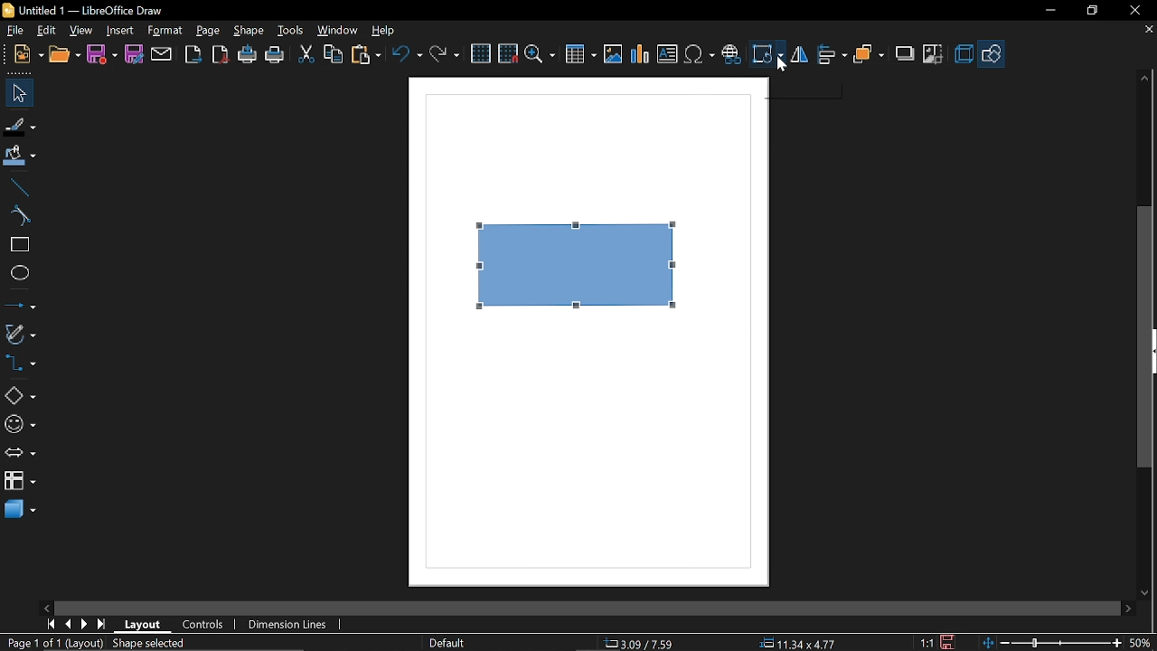  What do you see at coordinates (204, 627) in the screenshot?
I see `controls` at bounding box center [204, 627].